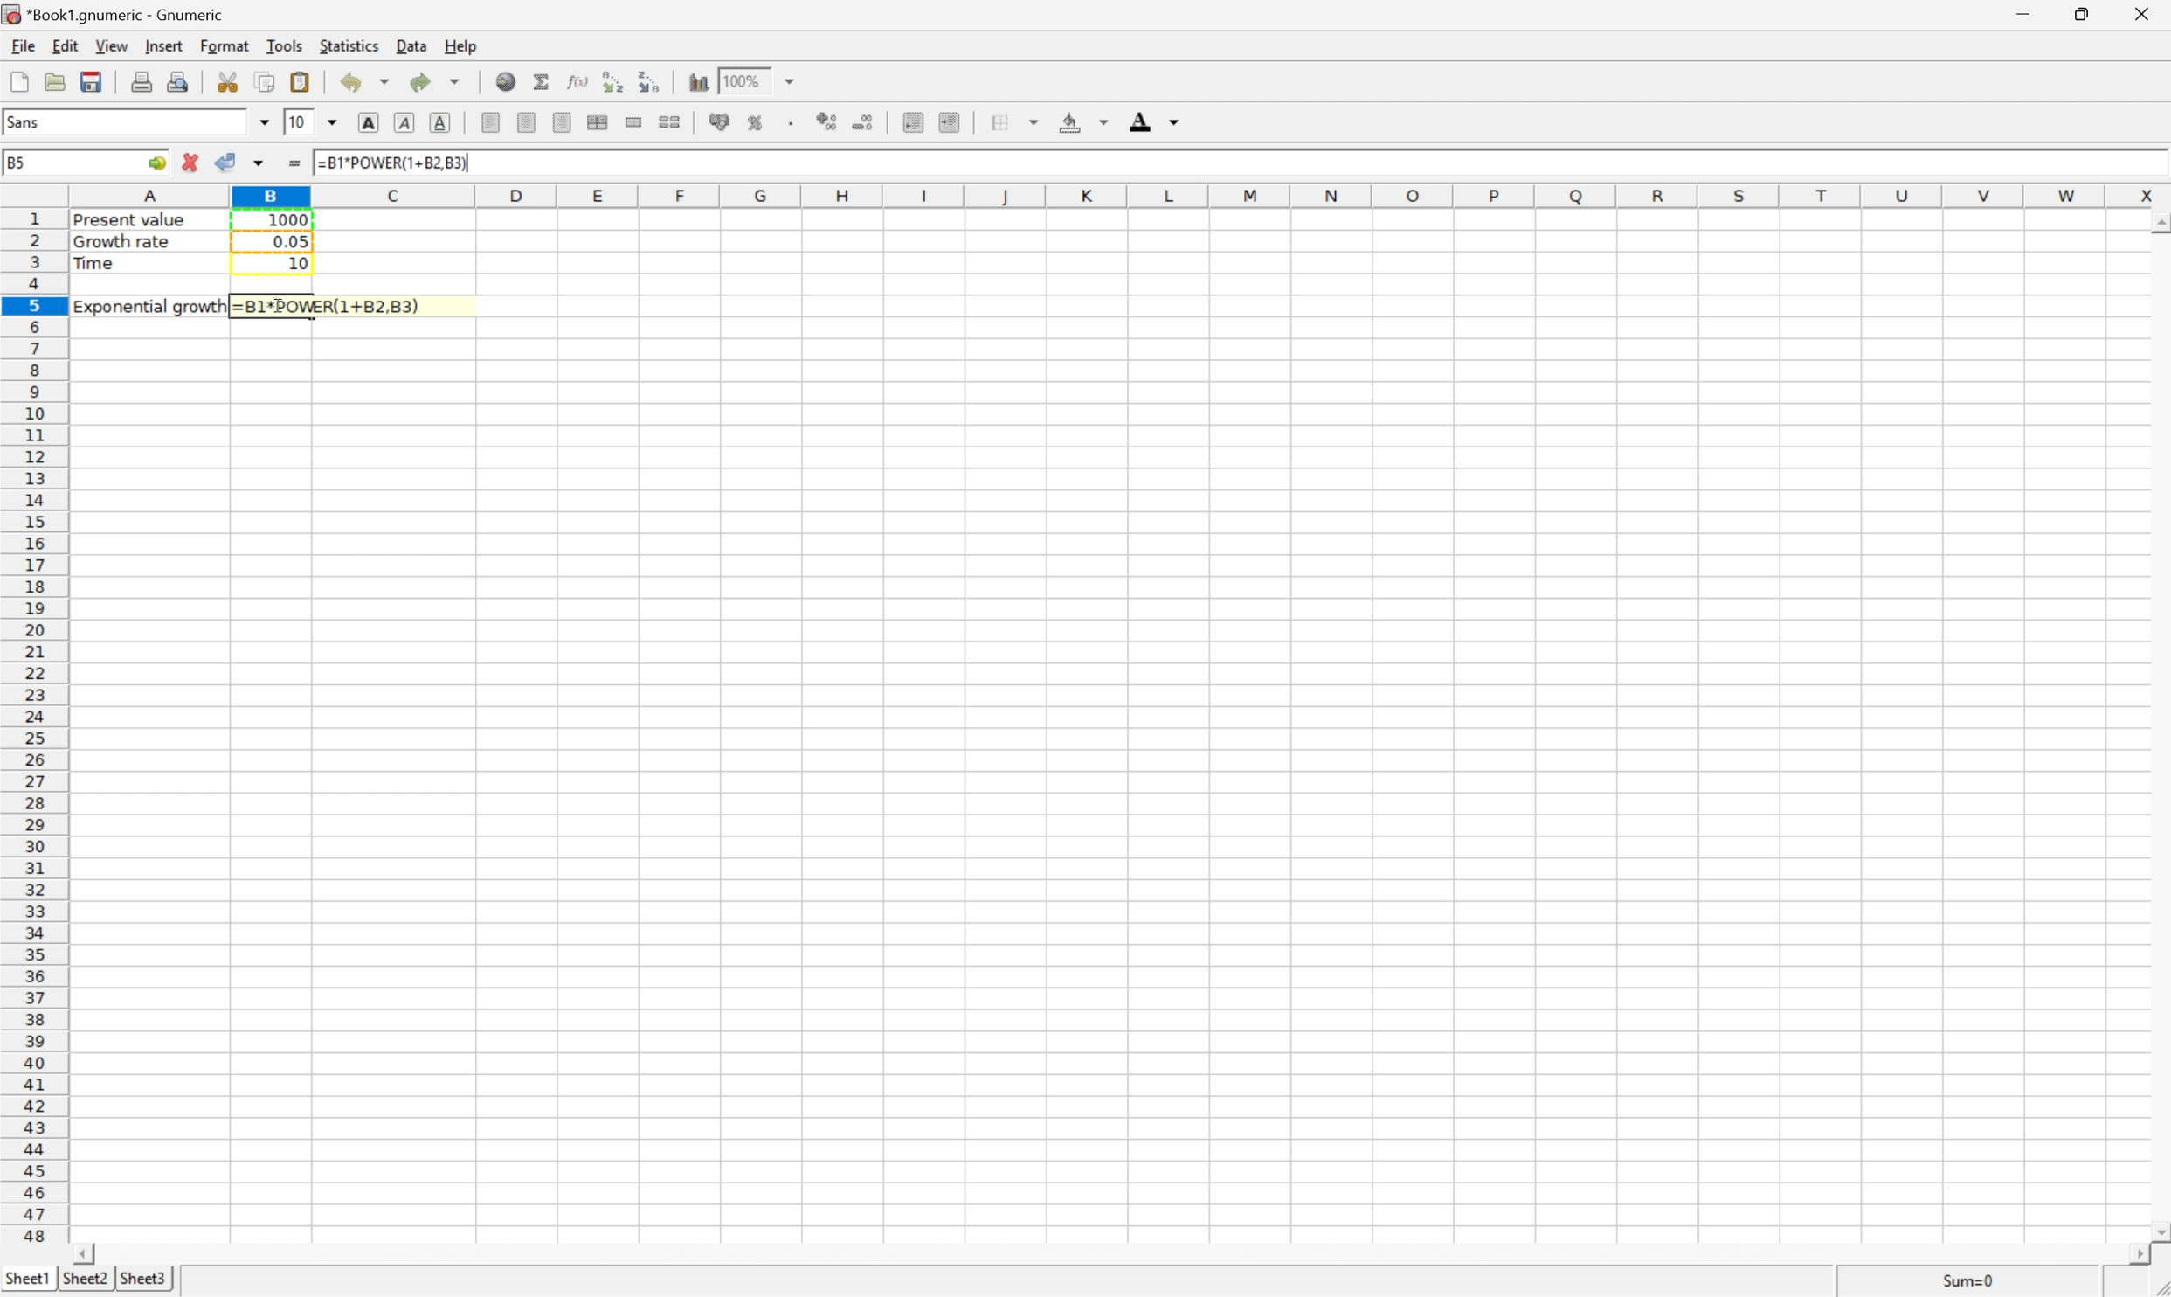  I want to click on Foreground, so click(1152, 121).